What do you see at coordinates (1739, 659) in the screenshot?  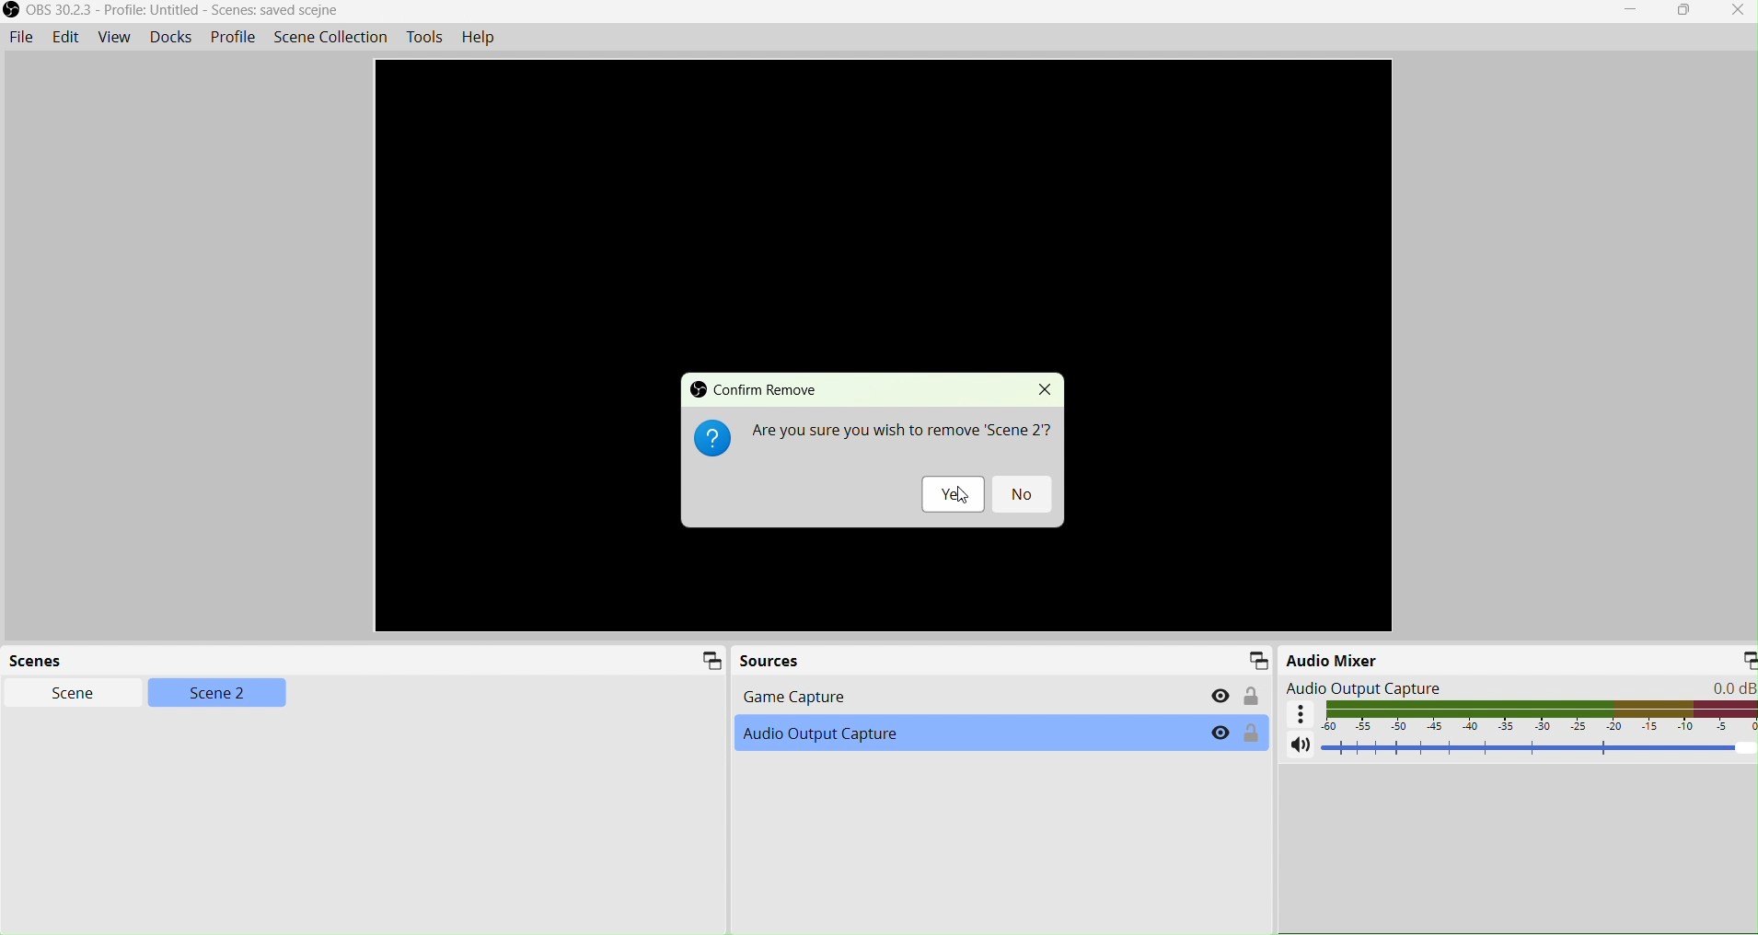 I see `Minimizer` at bounding box center [1739, 659].